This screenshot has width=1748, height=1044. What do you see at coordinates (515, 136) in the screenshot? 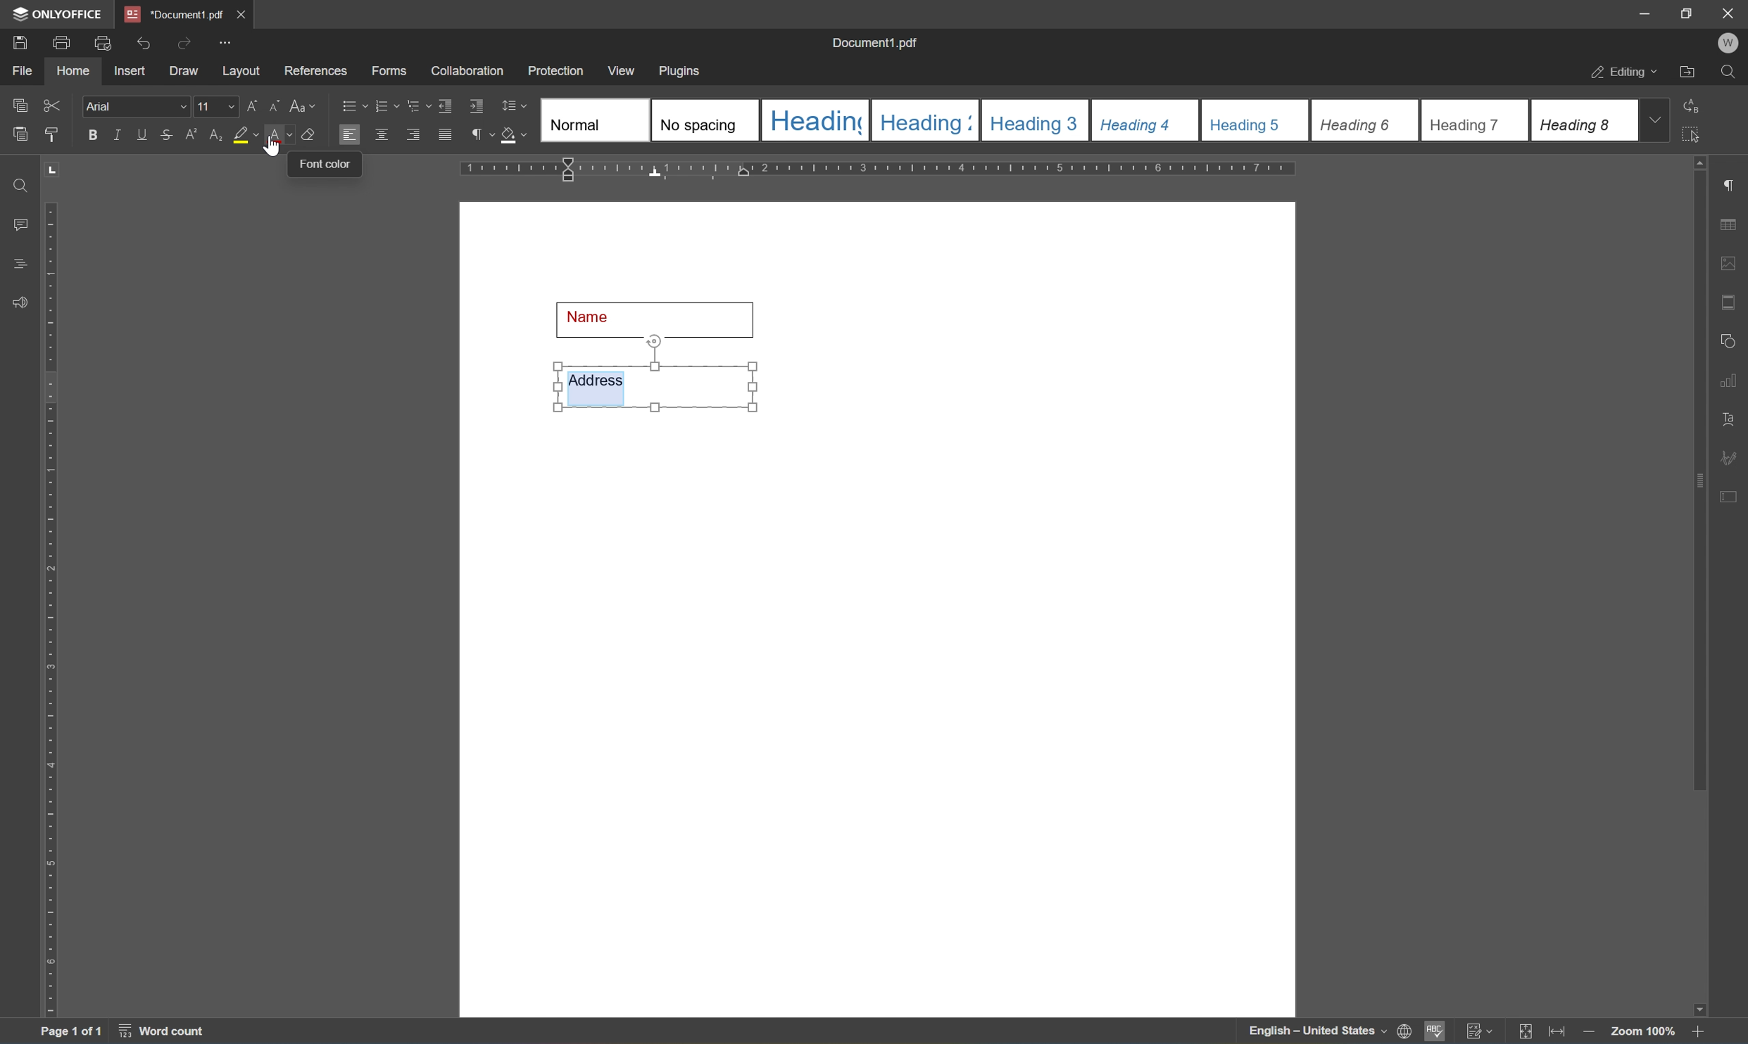
I see `shading` at bounding box center [515, 136].